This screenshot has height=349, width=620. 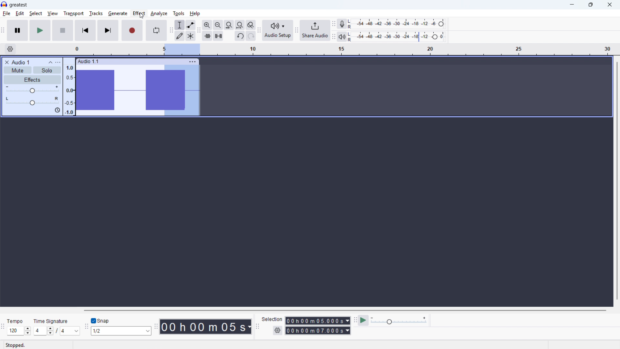 I want to click on generate, so click(x=118, y=14).